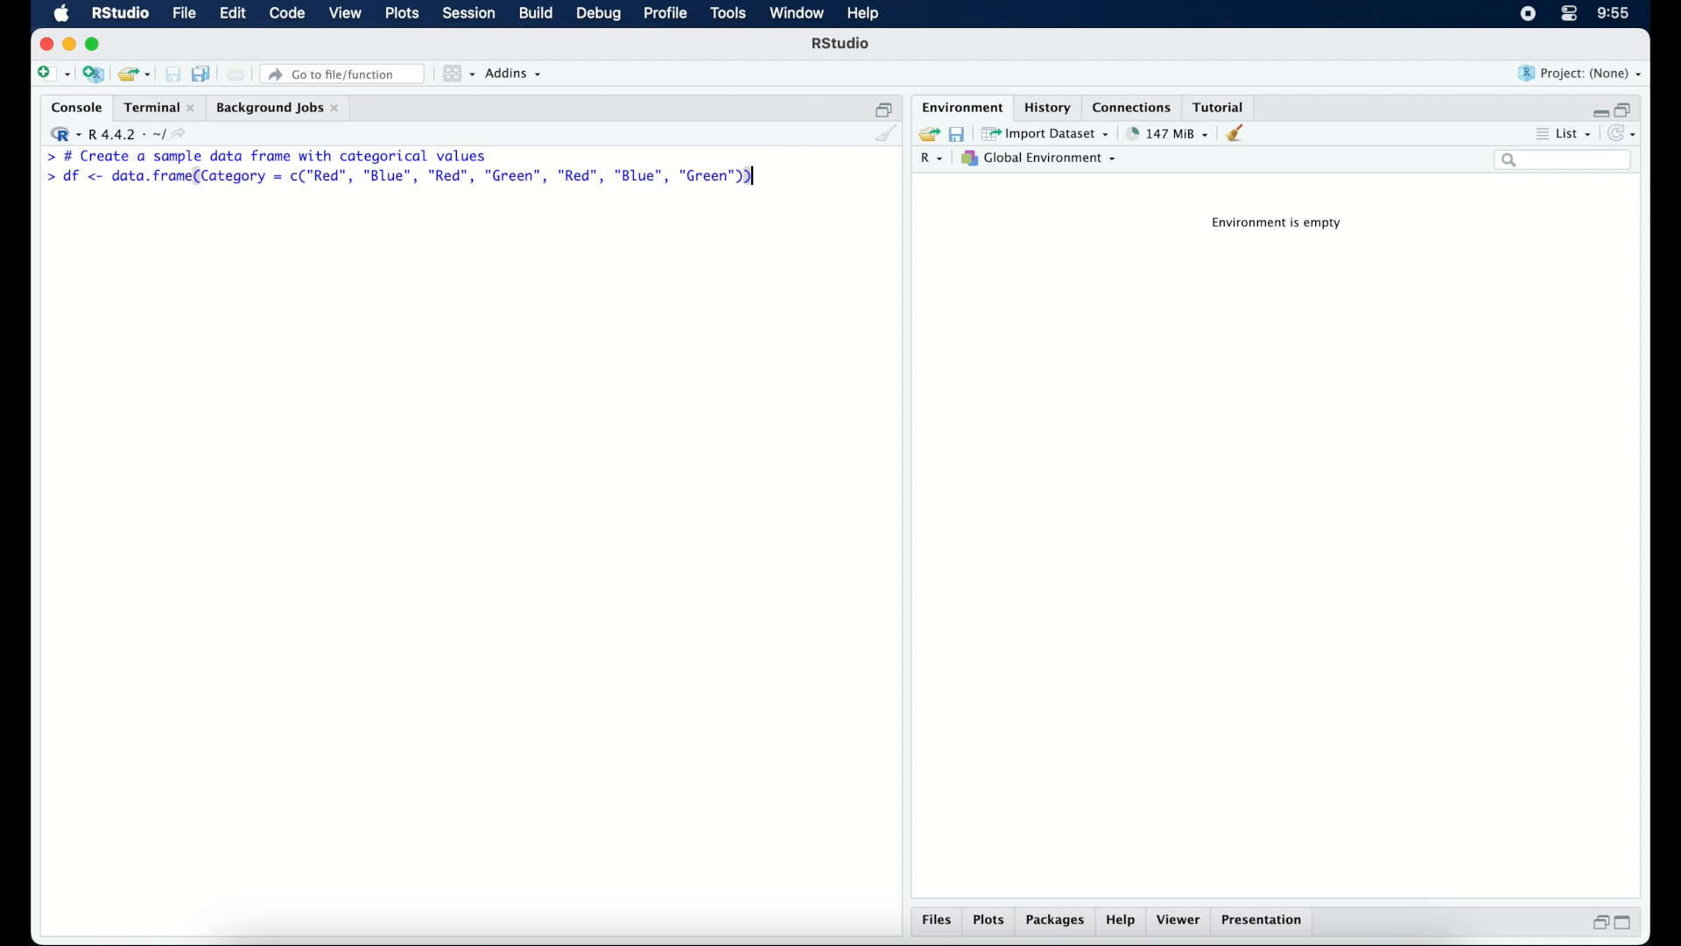 This screenshot has height=946, width=1681. What do you see at coordinates (961, 106) in the screenshot?
I see `environment` at bounding box center [961, 106].